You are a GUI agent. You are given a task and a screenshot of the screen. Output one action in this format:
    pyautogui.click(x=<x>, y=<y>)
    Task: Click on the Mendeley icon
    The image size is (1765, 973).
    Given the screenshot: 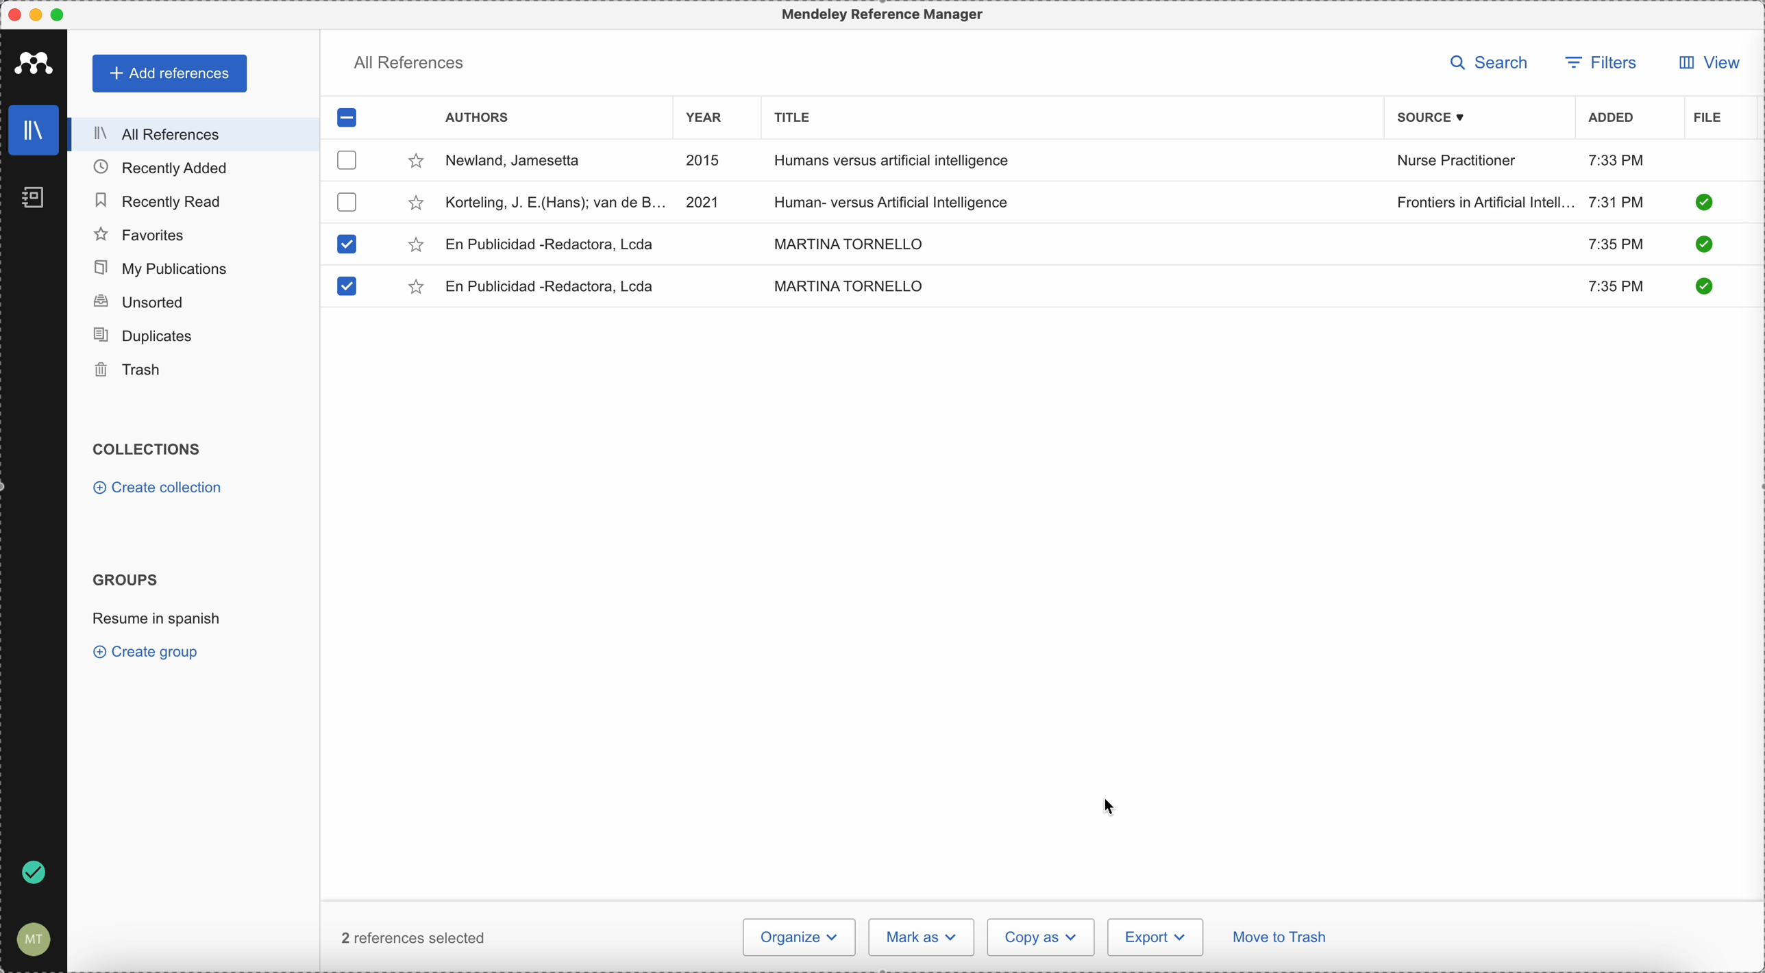 What is the action you would take?
    pyautogui.click(x=34, y=60)
    